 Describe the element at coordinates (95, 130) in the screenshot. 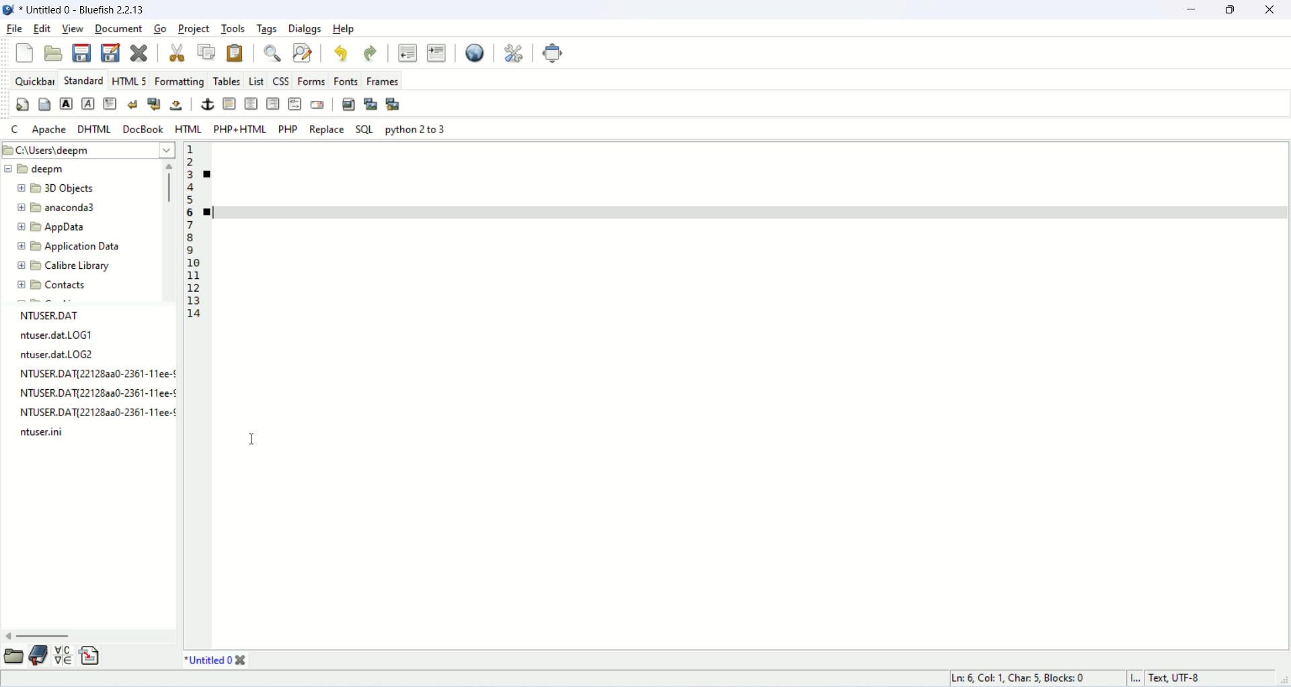

I see `DHTML` at that location.